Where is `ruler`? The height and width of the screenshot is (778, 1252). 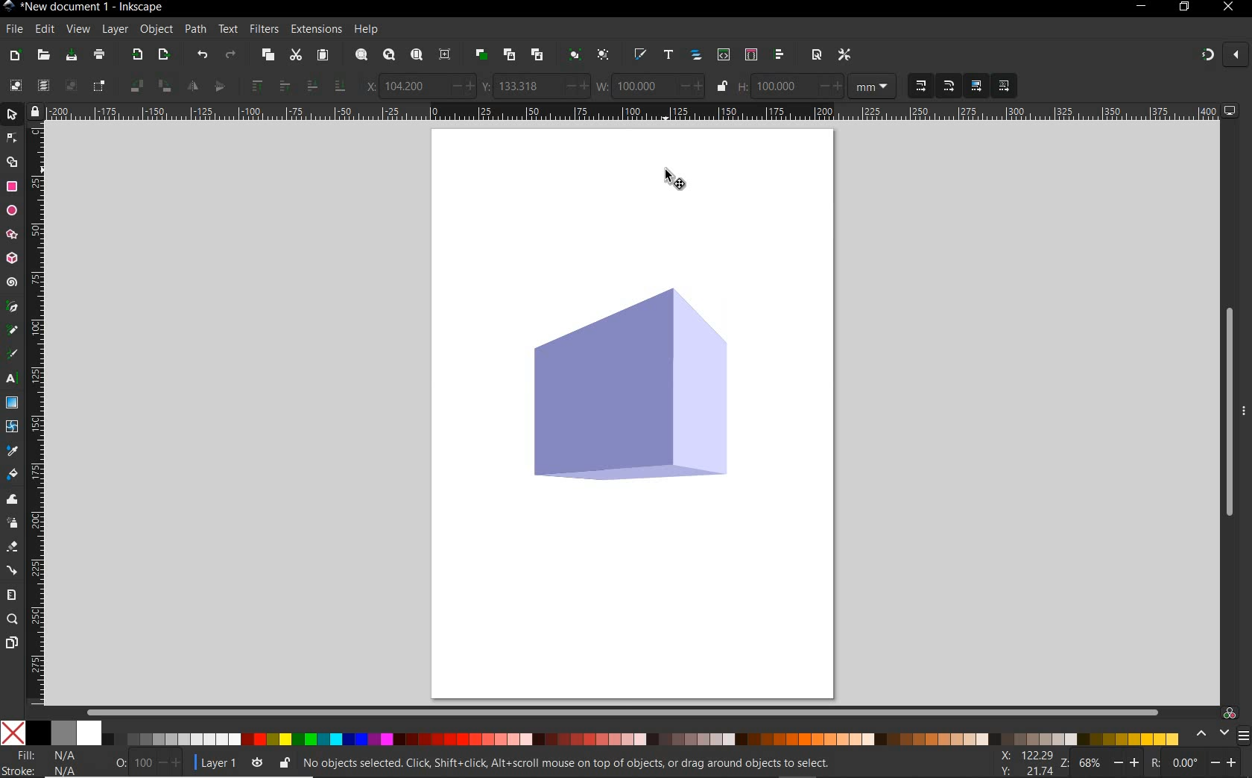 ruler is located at coordinates (38, 414).